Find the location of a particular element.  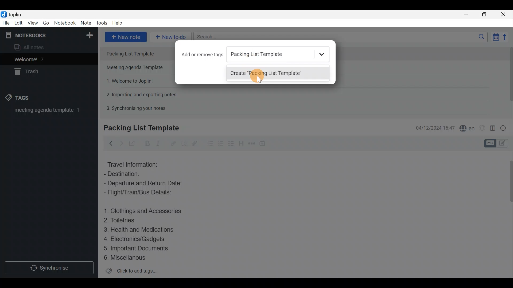

Electronics/Gadgets is located at coordinates (137, 239).